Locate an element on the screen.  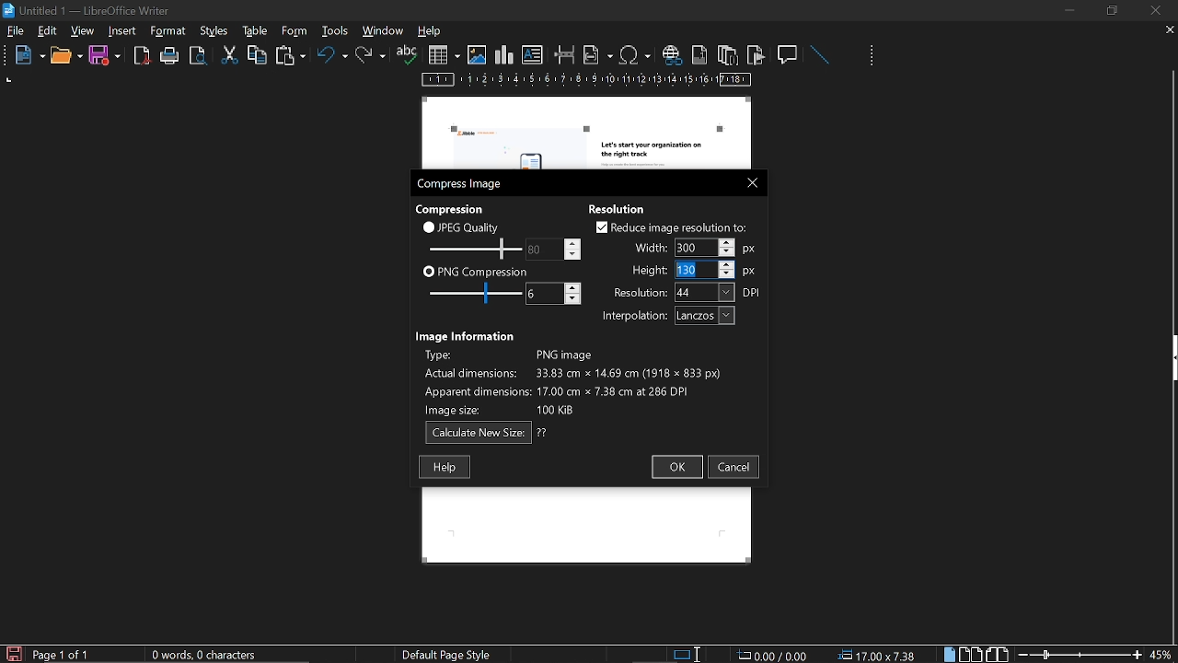
paste is located at coordinates (289, 57).